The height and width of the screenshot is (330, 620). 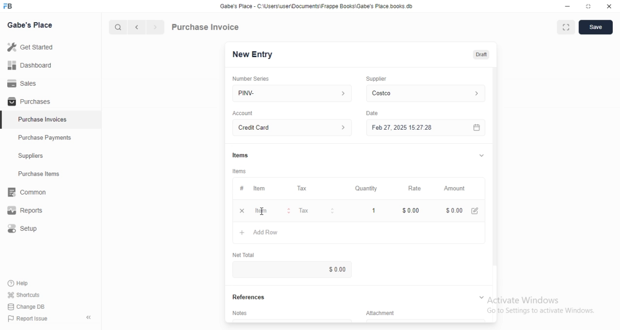 What do you see at coordinates (292, 127) in the screenshot?
I see `Credit Card` at bounding box center [292, 127].